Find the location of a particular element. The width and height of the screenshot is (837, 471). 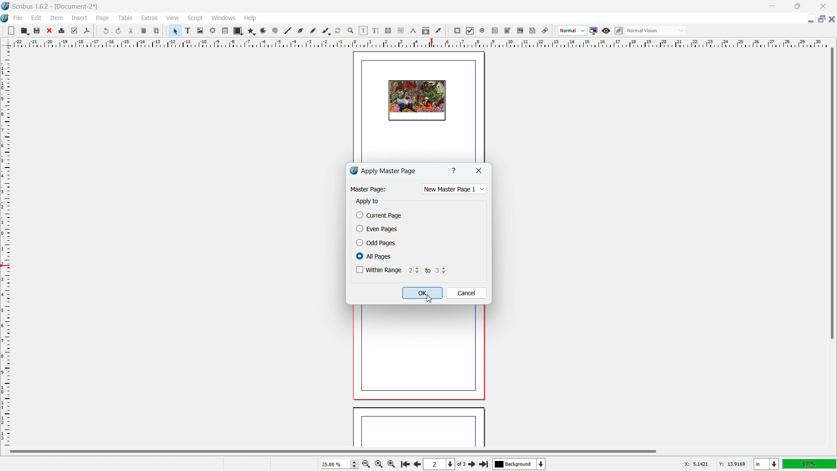

zoom to 100% is located at coordinates (378, 463).